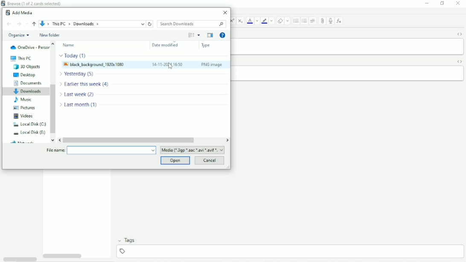  I want to click on Horizontal scrollbar, so click(129, 140).